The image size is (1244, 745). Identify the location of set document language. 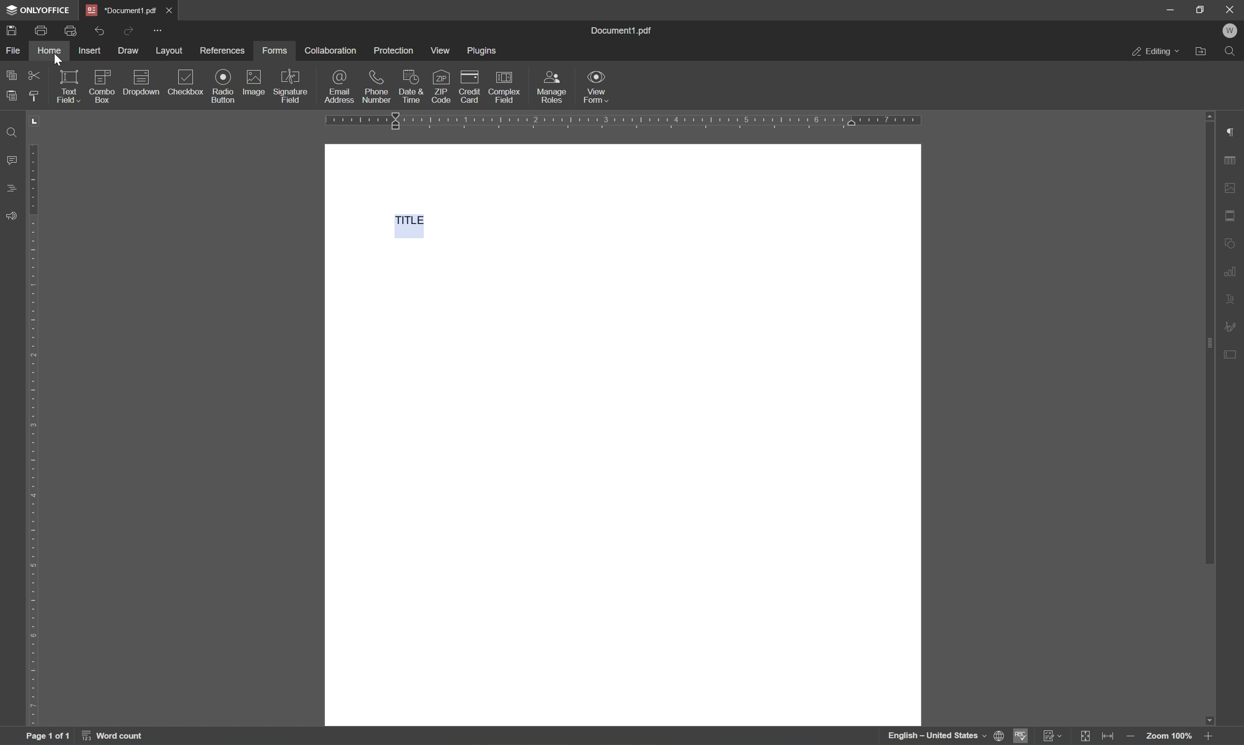
(945, 737).